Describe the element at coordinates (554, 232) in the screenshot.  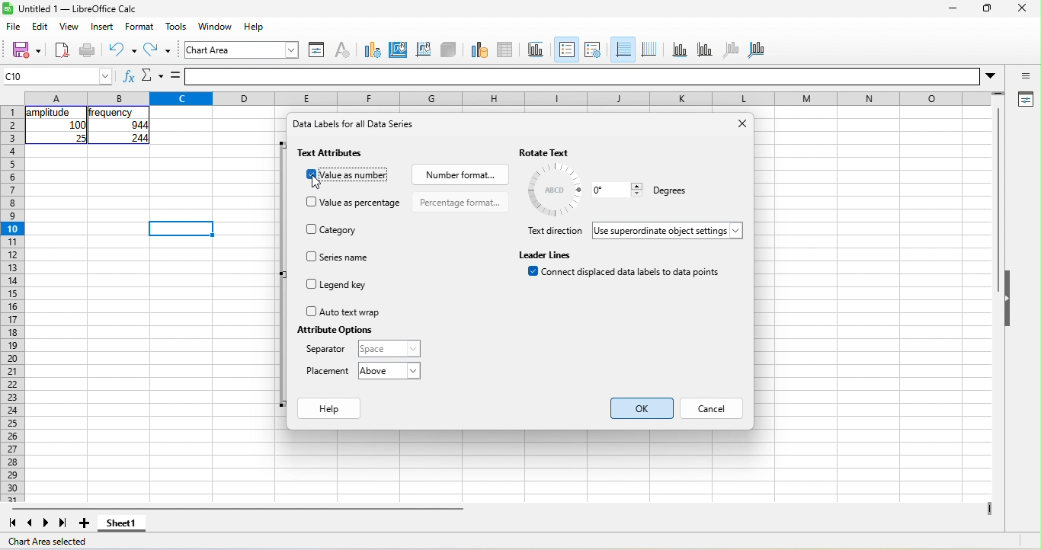
I see `text direction` at that location.